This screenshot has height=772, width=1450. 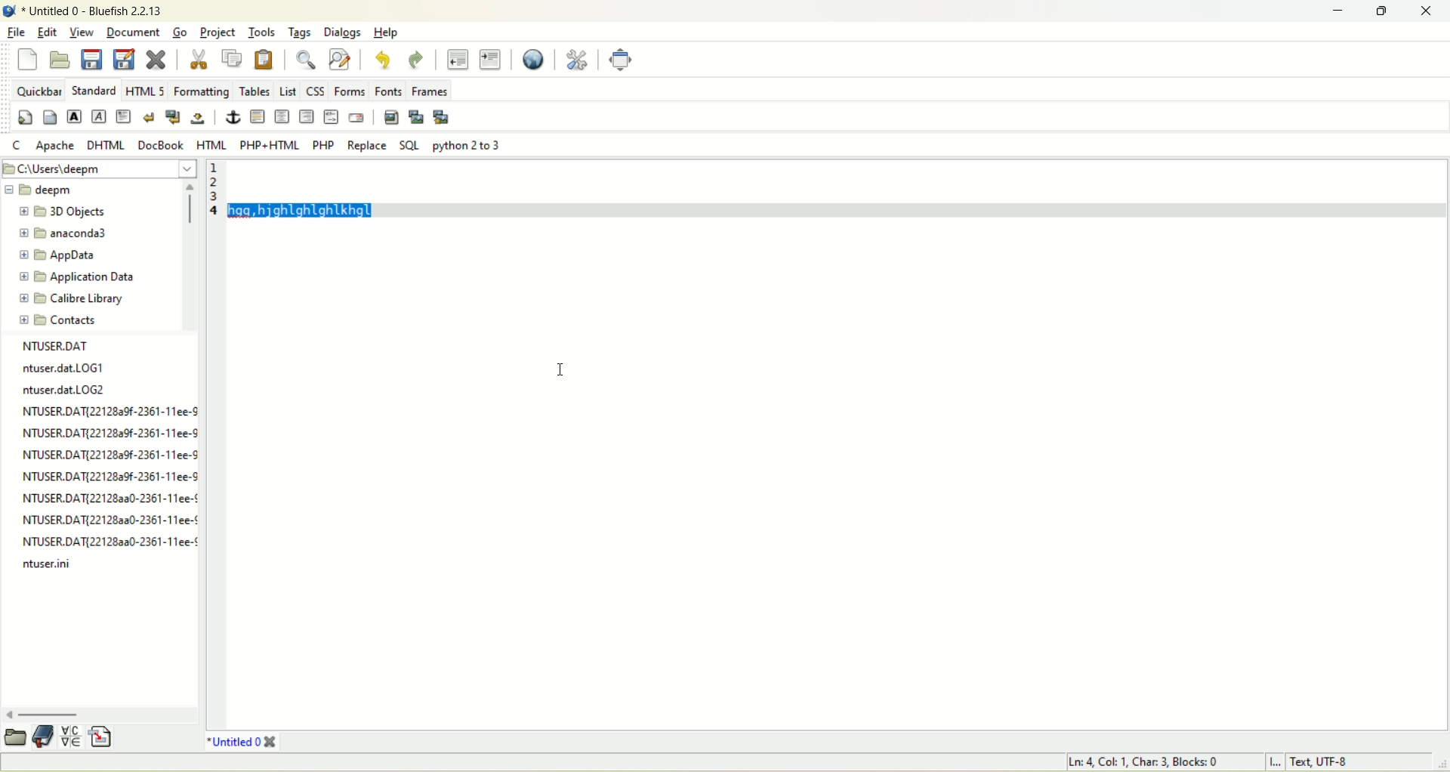 What do you see at coordinates (212, 145) in the screenshot?
I see `HTML` at bounding box center [212, 145].